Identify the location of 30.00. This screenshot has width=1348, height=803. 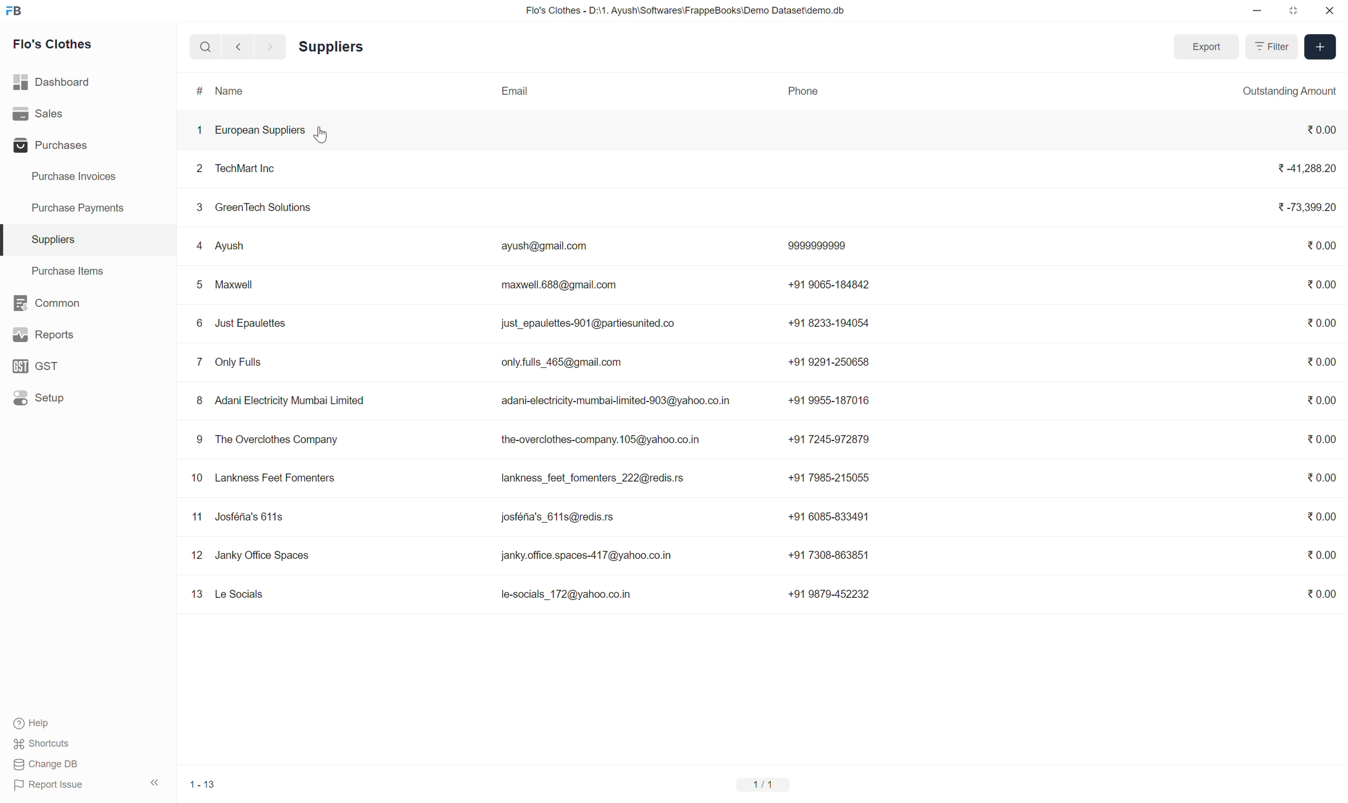
(1311, 438).